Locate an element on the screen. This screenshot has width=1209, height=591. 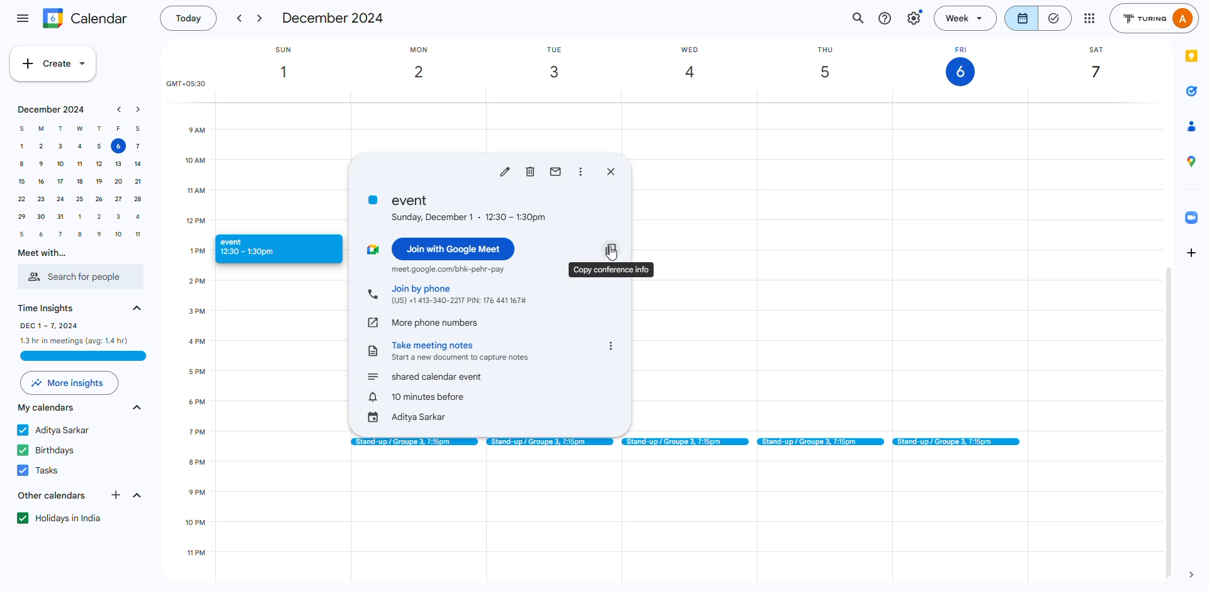
12 is located at coordinates (96, 164).